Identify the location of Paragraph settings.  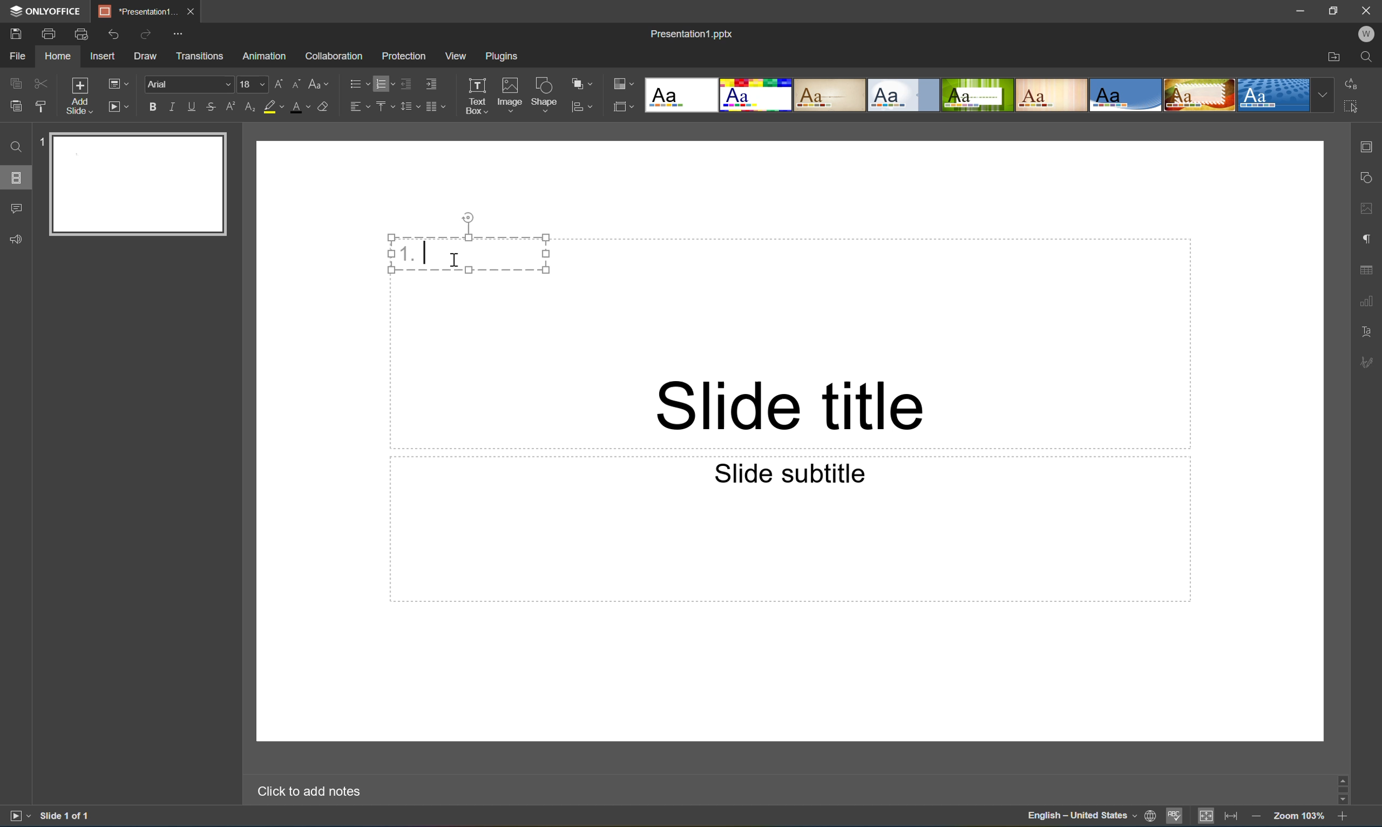
(1371, 236).